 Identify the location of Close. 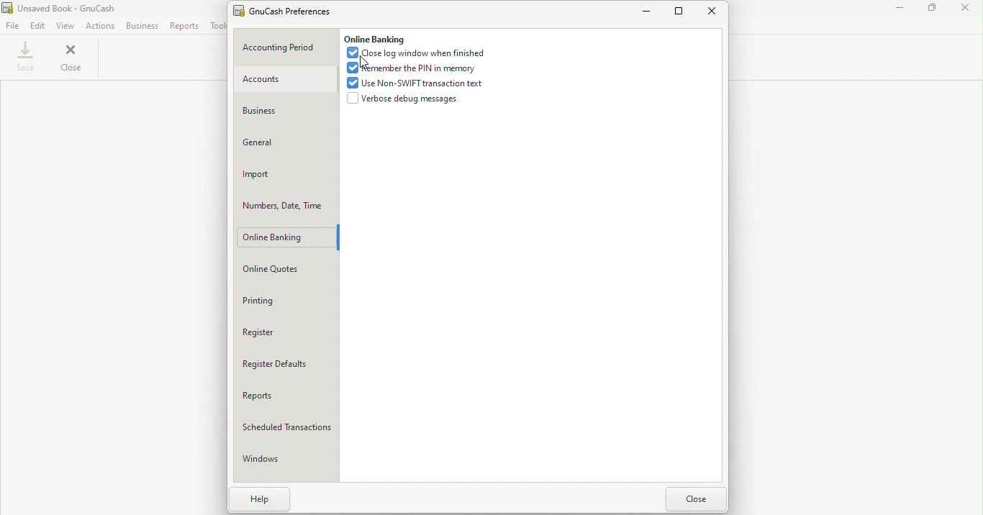
(966, 10).